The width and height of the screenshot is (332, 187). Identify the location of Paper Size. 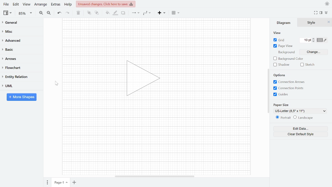
(281, 105).